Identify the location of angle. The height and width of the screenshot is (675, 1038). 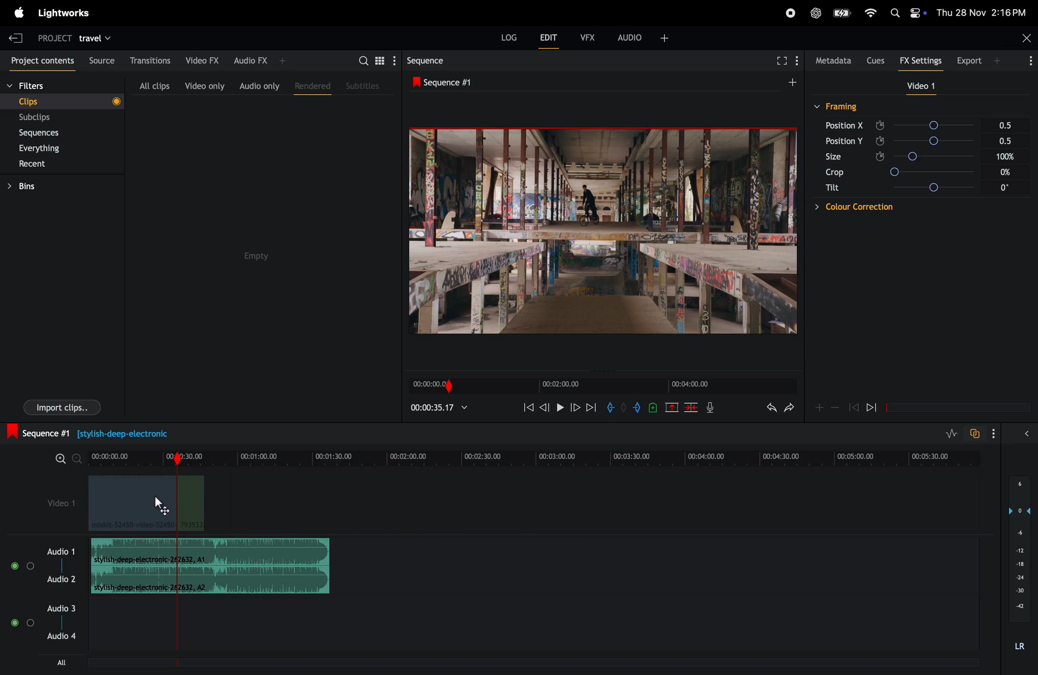
(948, 142).